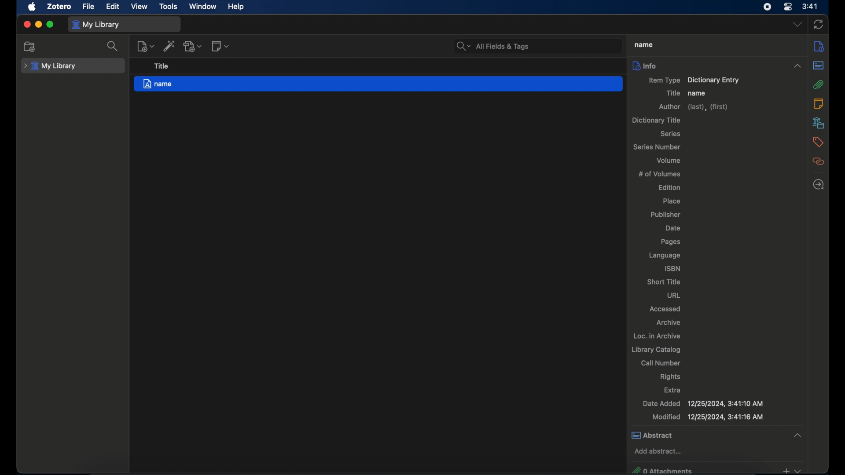 This screenshot has height=475, width=845. I want to click on author, so click(694, 107).